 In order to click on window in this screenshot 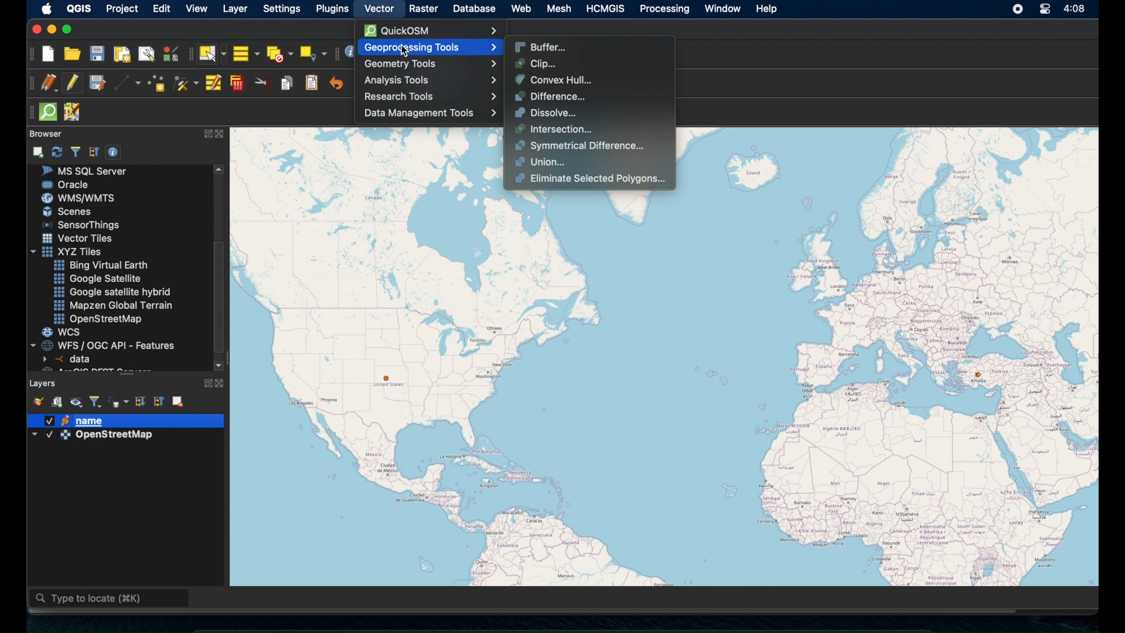, I will do `click(721, 9)`.